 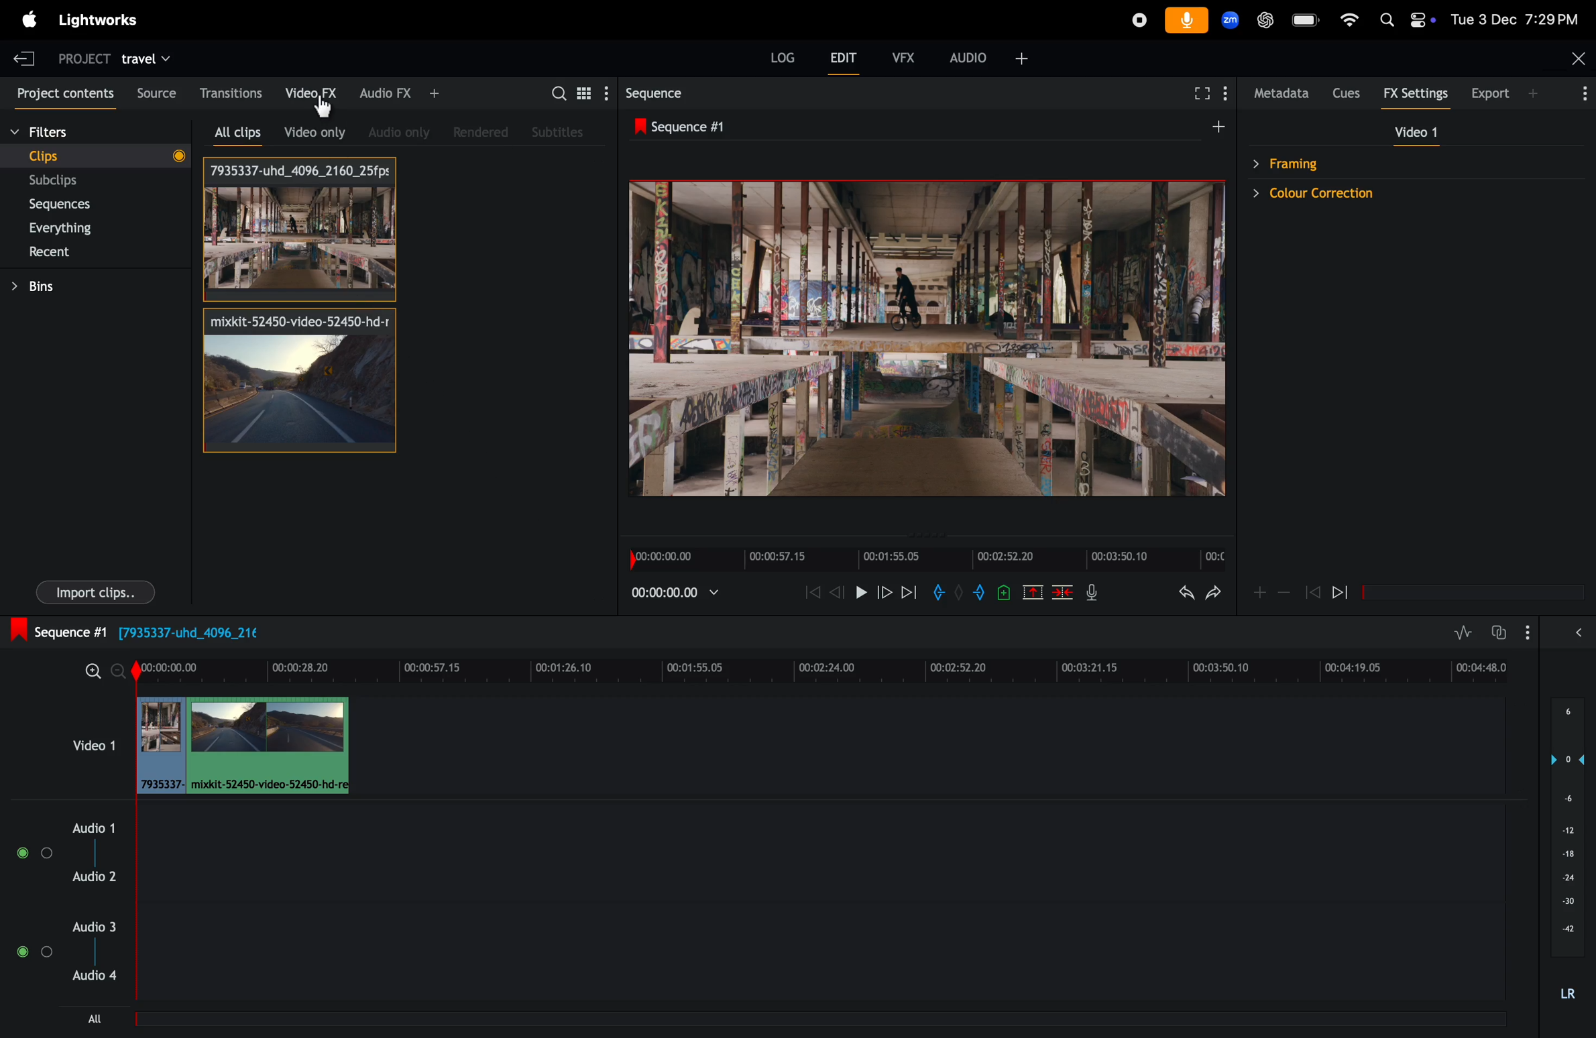 I want to click on all, so click(x=100, y=1020).